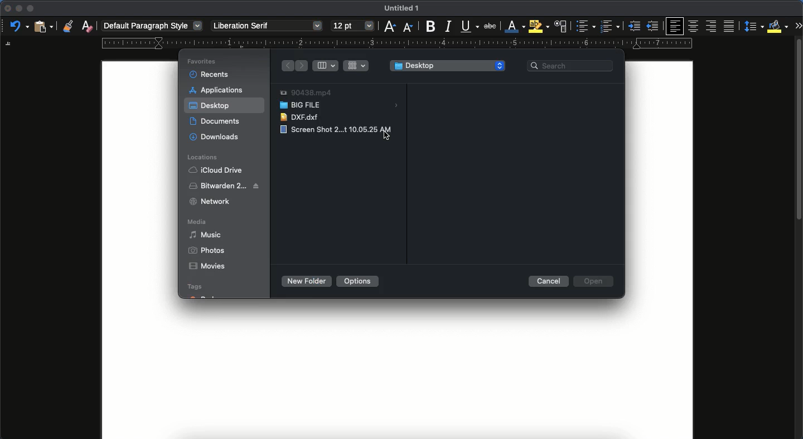 The width and height of the screenshot is (803, 439). Describe the element at coordinates (215, 170) in the screenshot. I see `iCloud Drive` at that location.